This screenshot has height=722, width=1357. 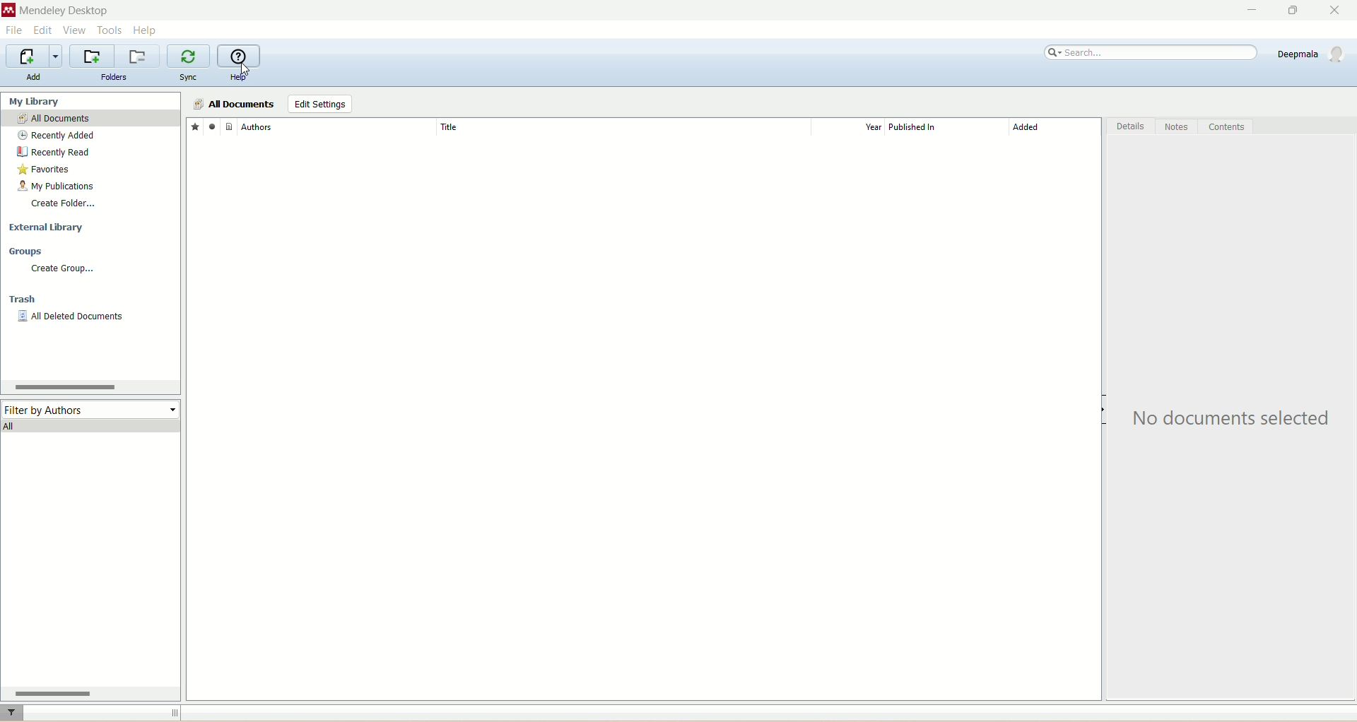 I want to click on help, so click(x=145, y=31).